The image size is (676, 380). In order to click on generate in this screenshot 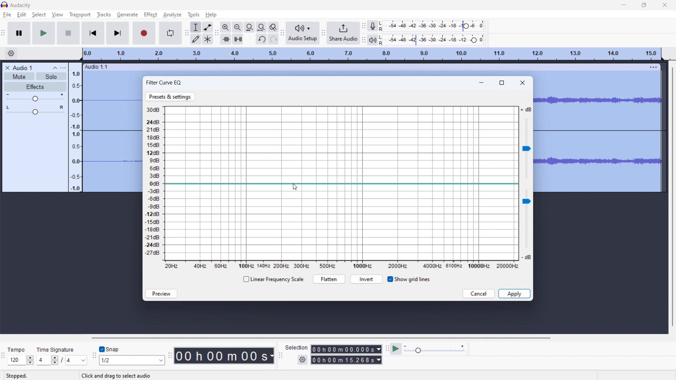, I will do `click(127, 14)`.